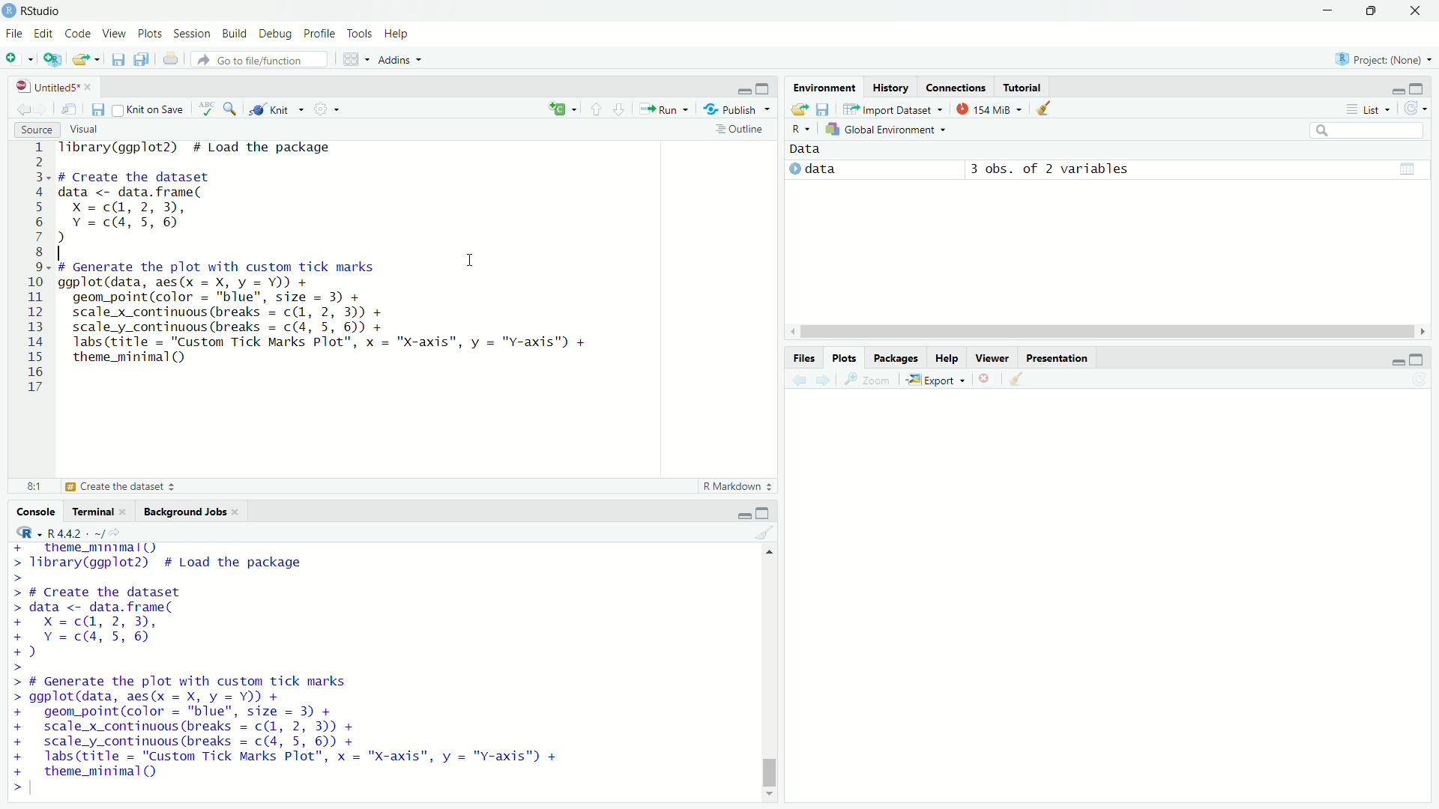  Describe the element at coordinates (79, 34) in the screenshot. I see `code` at that location.